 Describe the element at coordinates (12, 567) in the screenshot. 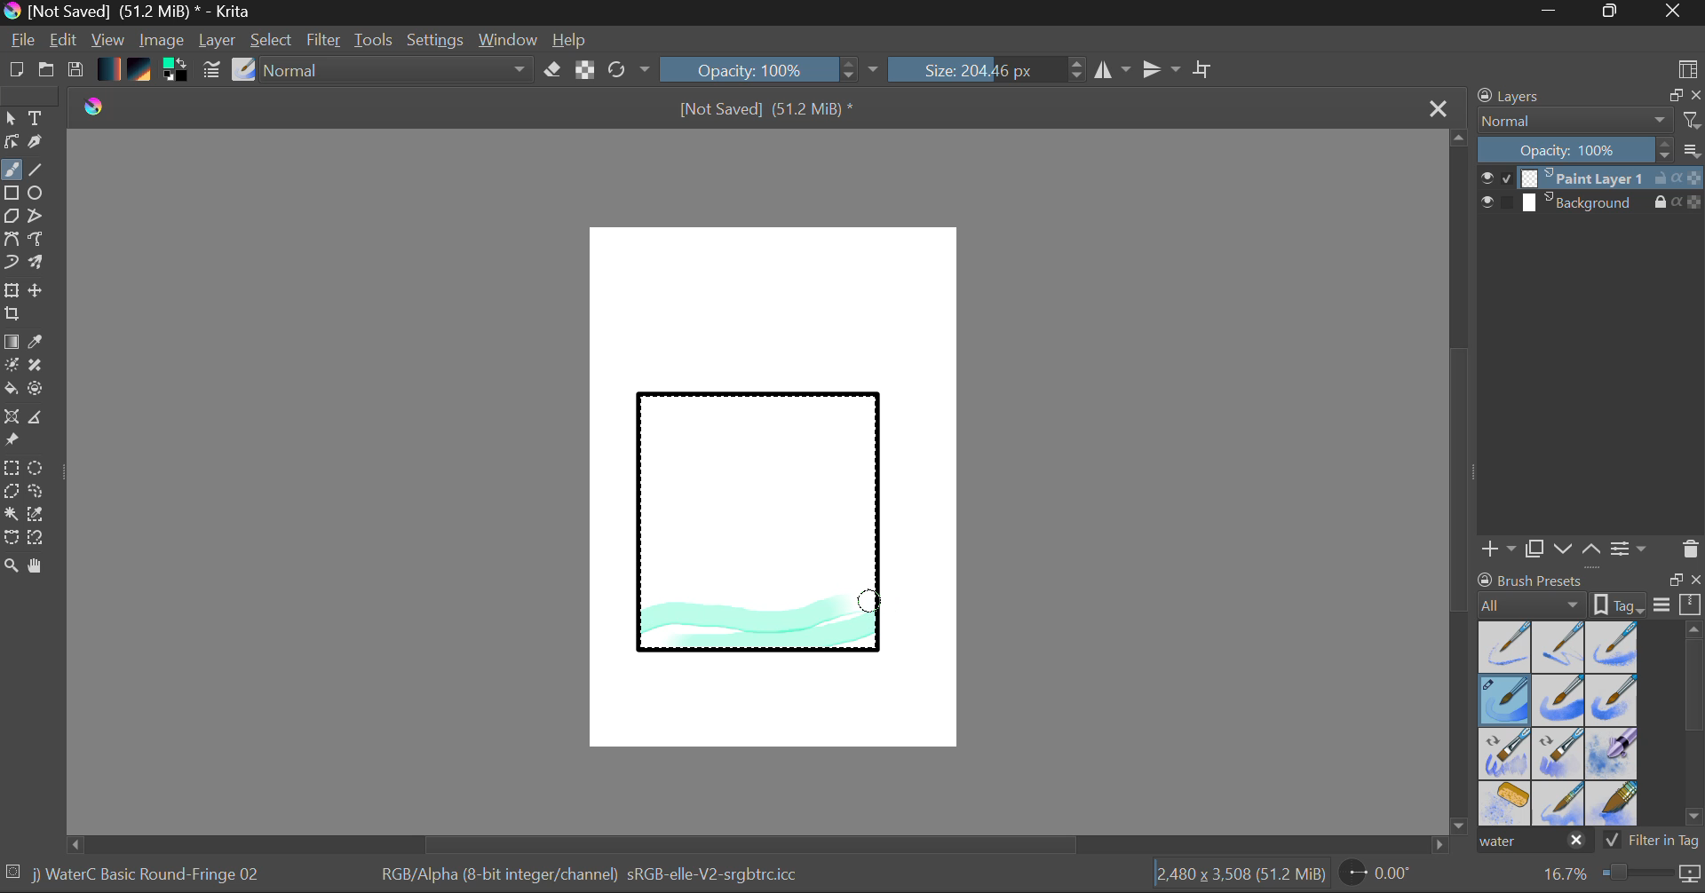

I see `Zoom` at that location.